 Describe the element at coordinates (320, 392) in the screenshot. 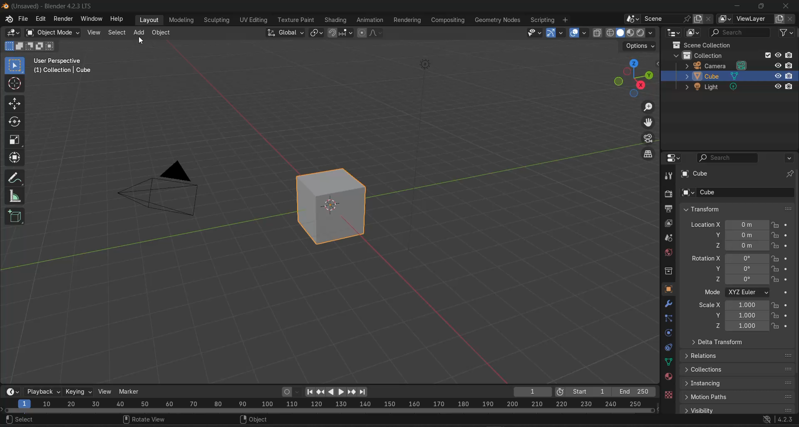

I see `jump to keyframe` at that location.